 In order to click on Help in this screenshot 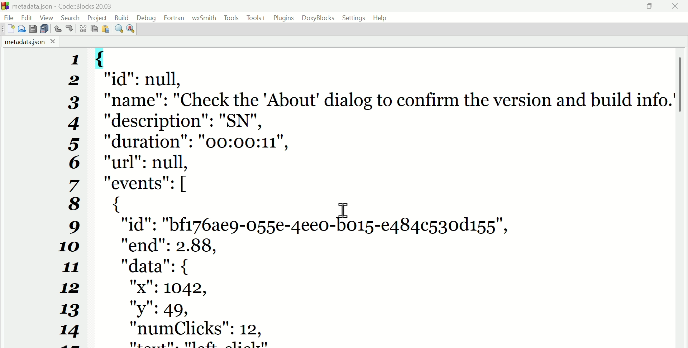, I will do `click(382, 18)`.